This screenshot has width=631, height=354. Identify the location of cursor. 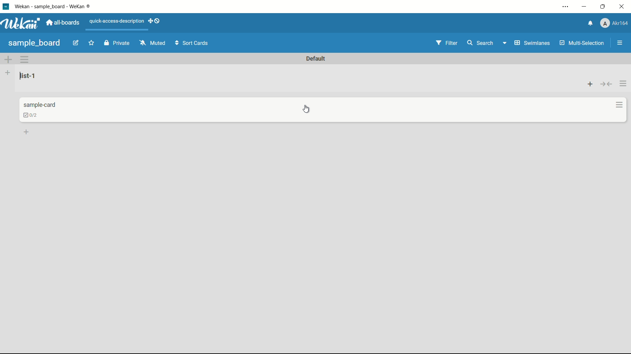
(305, 108).